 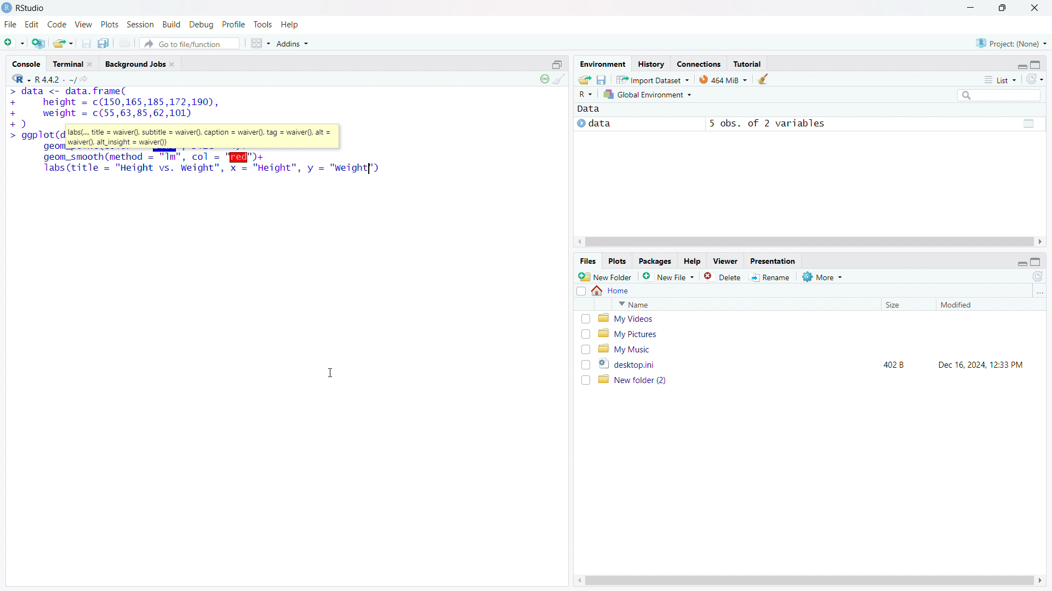 I want to click on my pictures, so click(x=817, y=333).